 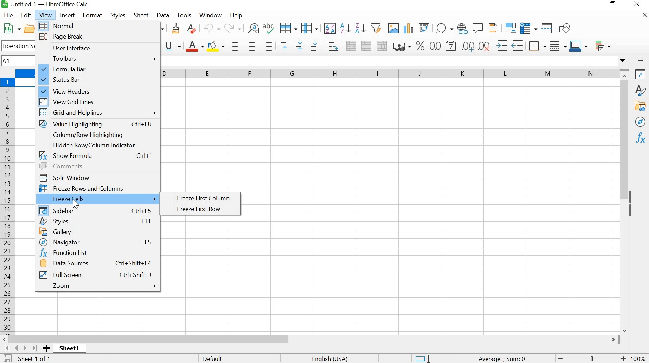 What do you see at coordinates (95, 253) in the screenshot?
I see `FUNCTION LIST` at bounding box center [95, 253].